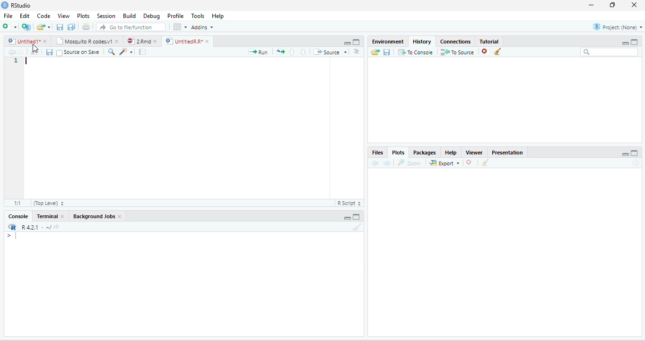 The width and height of the screenshot is (645, 341). What do you see at coordinates (218, 16) in the screenshot?
I see `Help` at bounding box center [218, 16].